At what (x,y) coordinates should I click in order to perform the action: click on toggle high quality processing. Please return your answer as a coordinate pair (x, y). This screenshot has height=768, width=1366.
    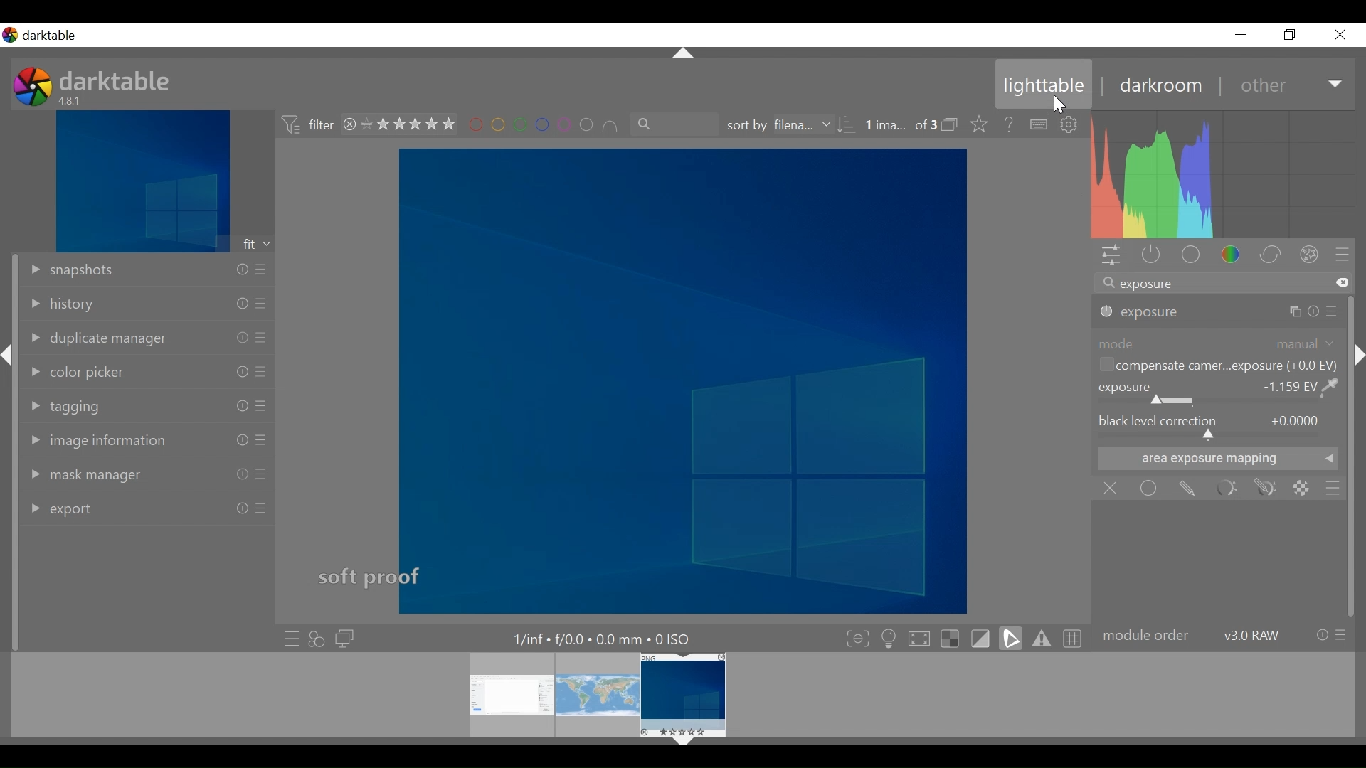
    Looking at the image, I should click on (919, 637).